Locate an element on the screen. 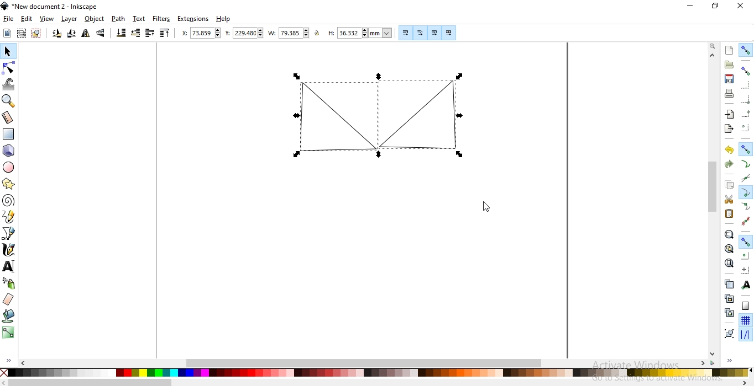  snap bounding box corners is located at coordinates (746, 99).